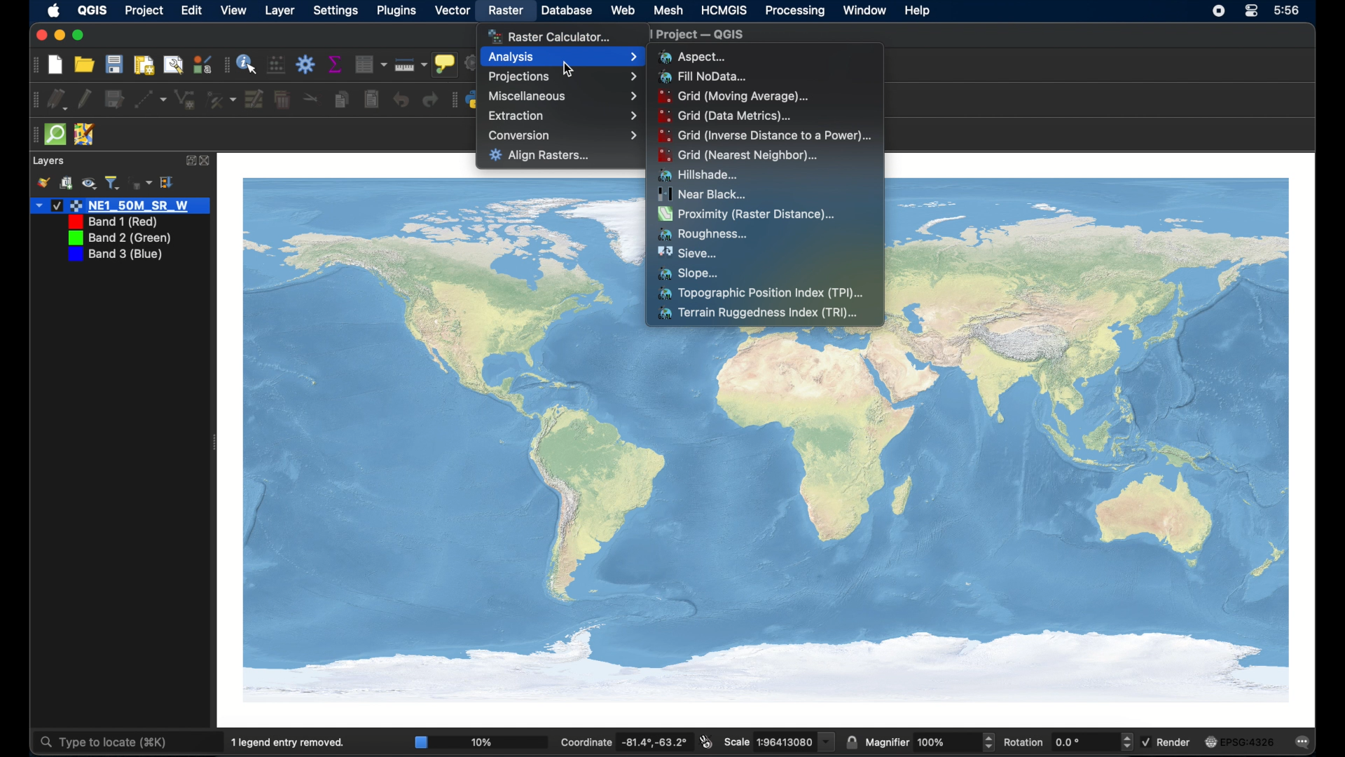 The image size is (1345, 757). Describe the element at coordinates (371, 64) in the screenshot. I see `` at that location.